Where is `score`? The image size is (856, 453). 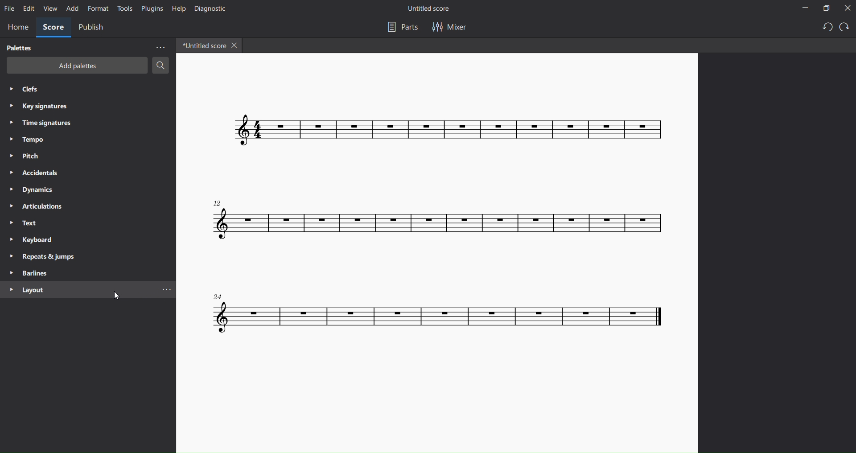
score is located at coordinates (440, 317).